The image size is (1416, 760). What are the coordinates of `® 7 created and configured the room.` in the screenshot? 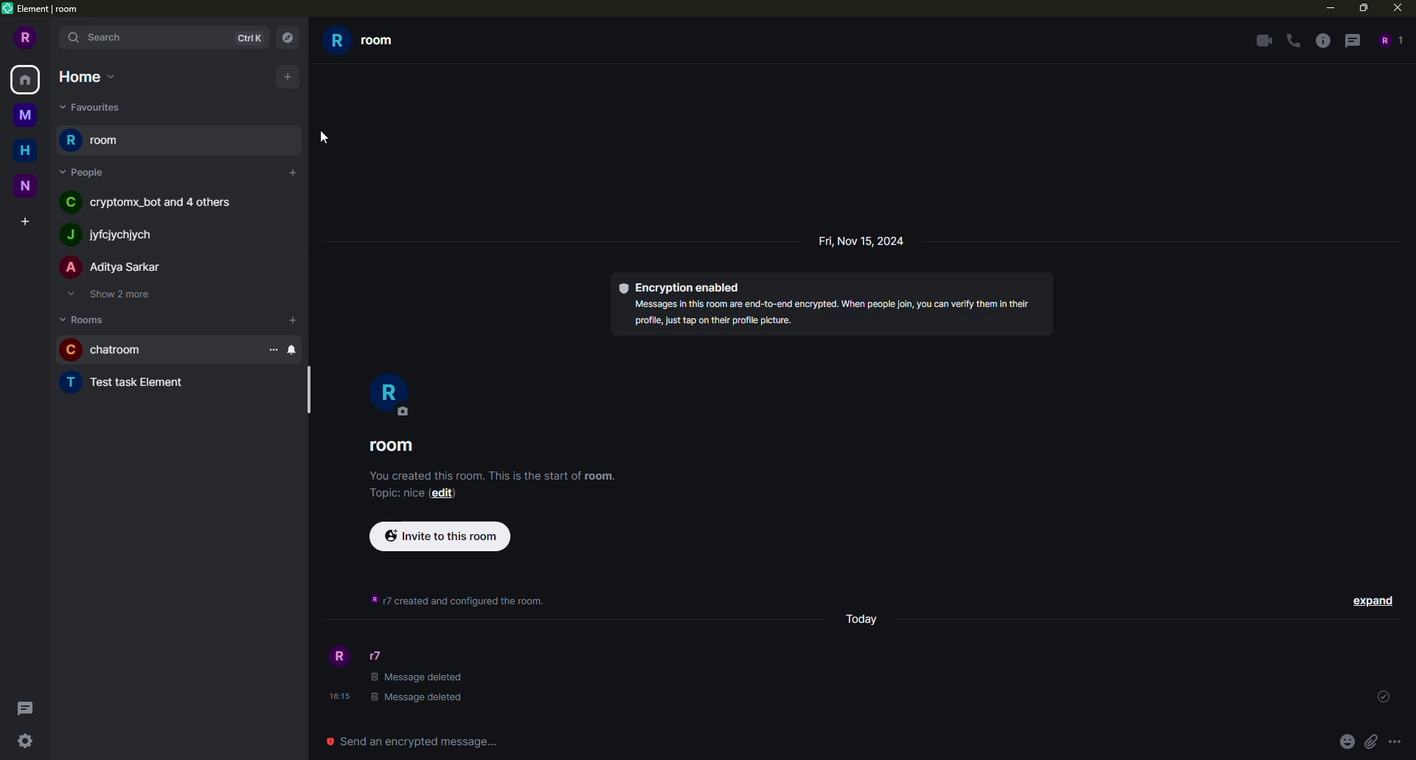 It's located at (458, 603).